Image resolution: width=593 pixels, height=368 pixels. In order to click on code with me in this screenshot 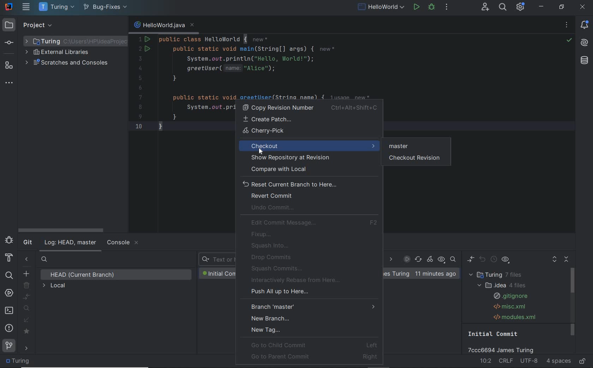, I will do `click(486, 8)`.